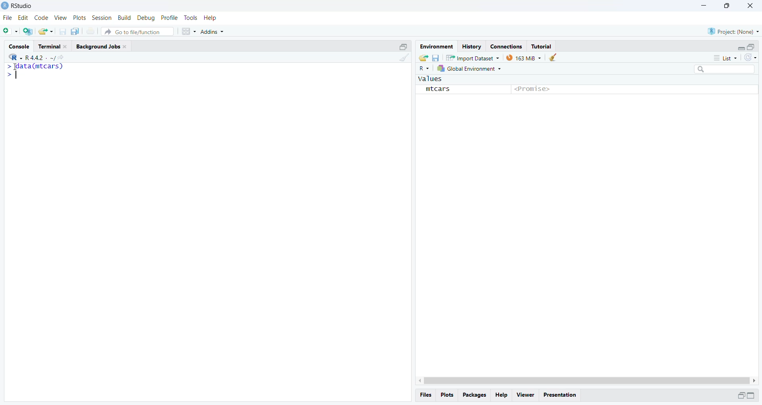 The image size is (762, 405). Describe the element at coordinates (102, 18) in the screenshot. I see `session` at that location.